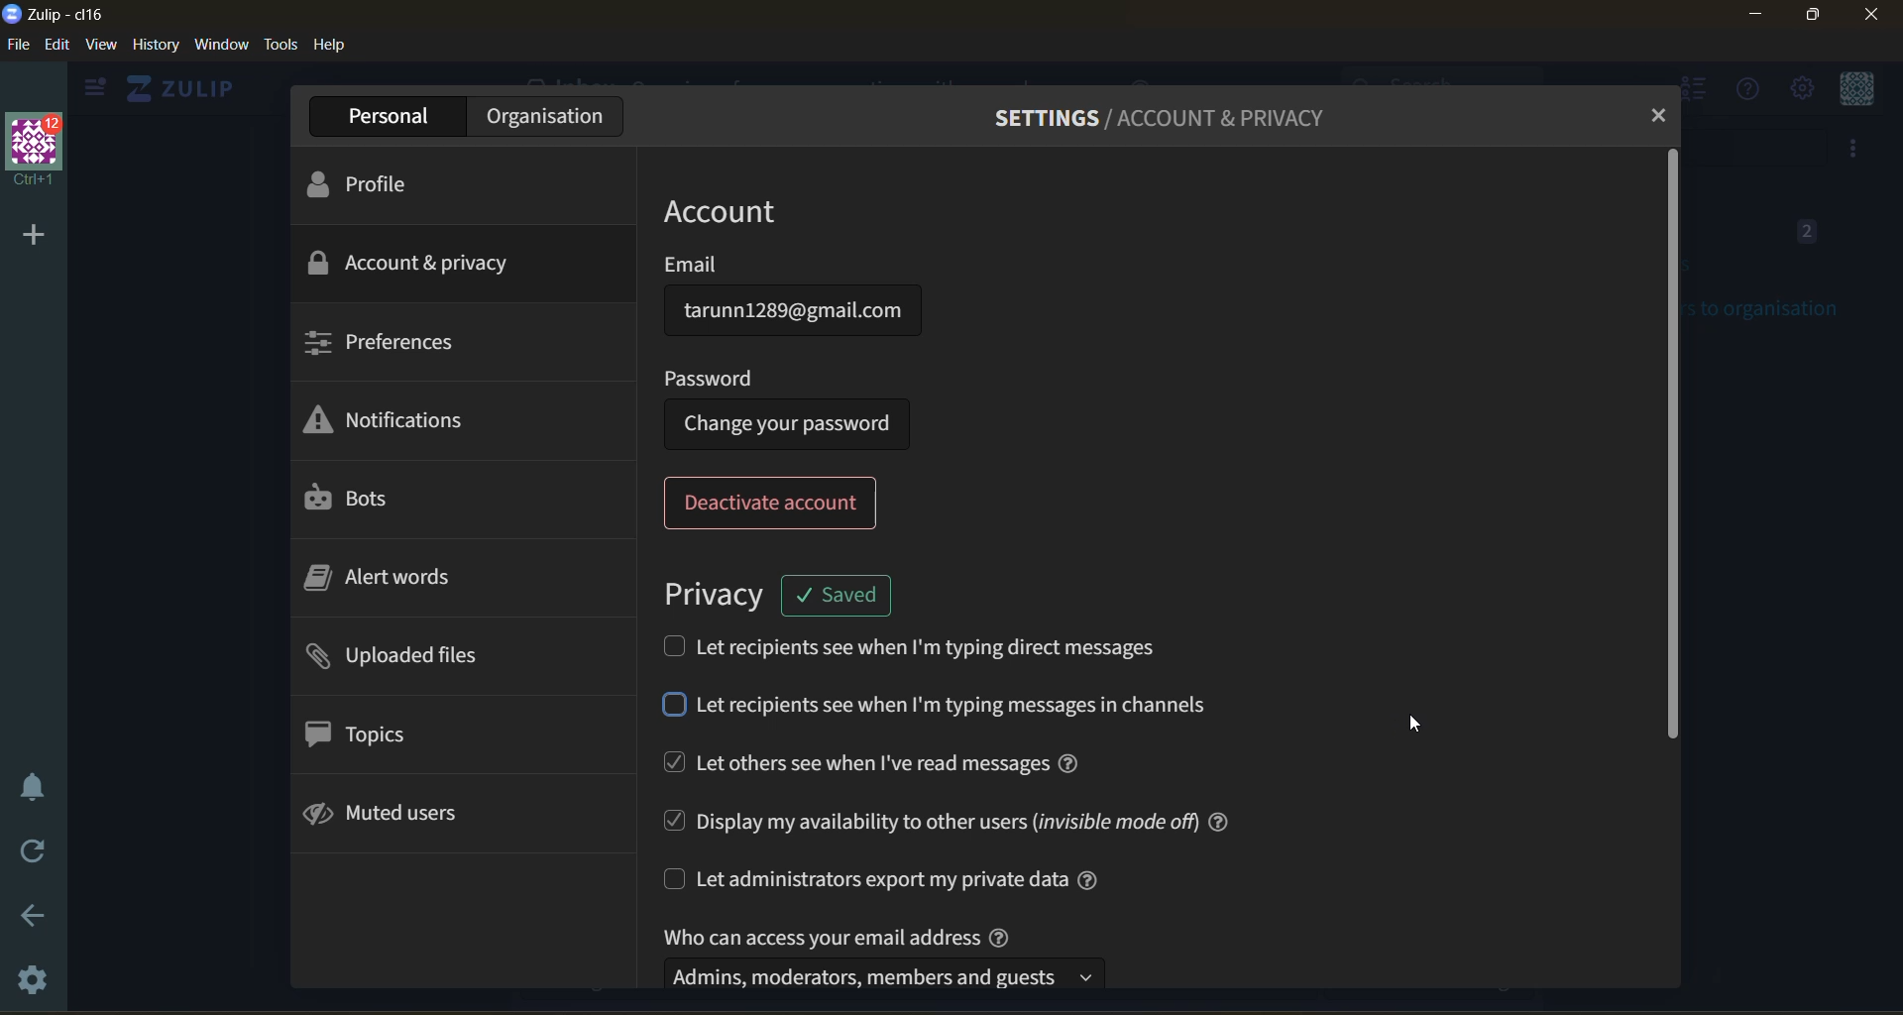  I want to click on tools, so click(280, 45).